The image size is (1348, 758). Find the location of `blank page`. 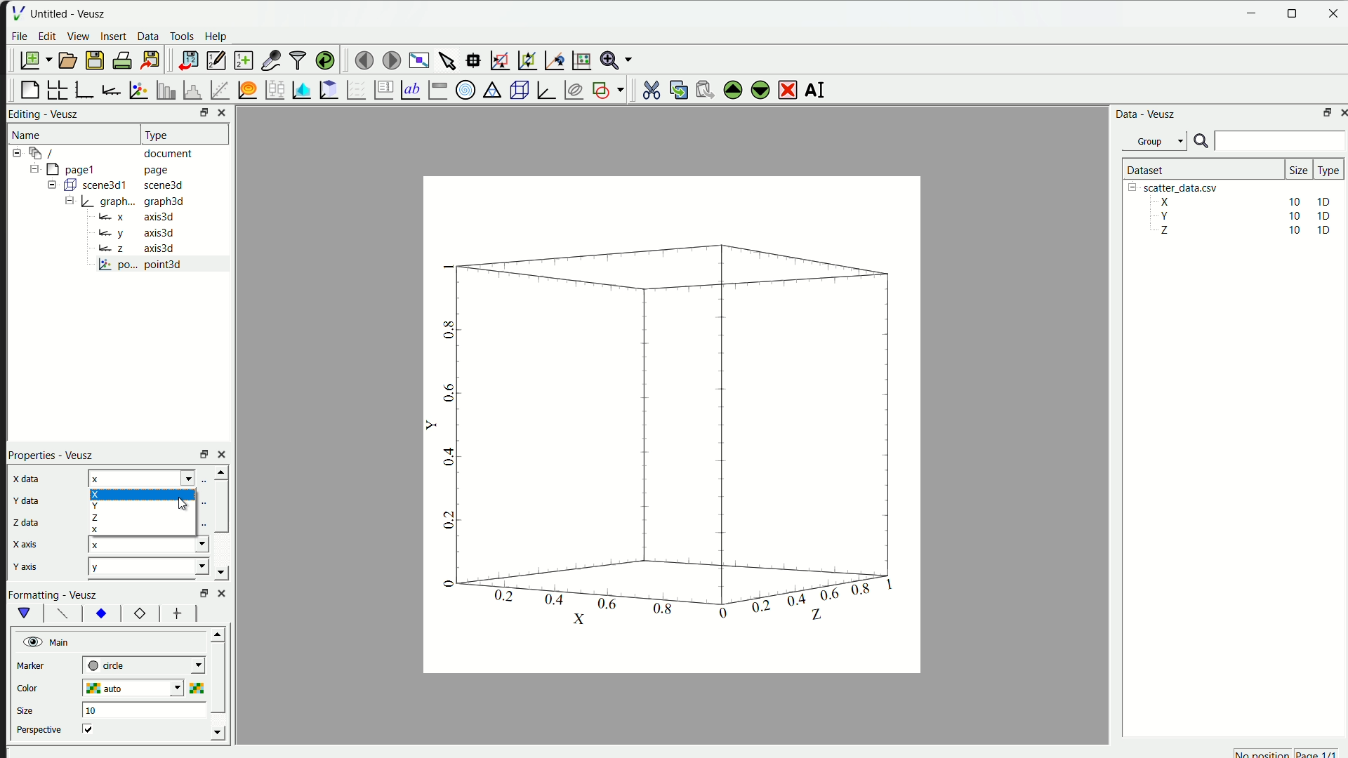

blank page is located at coordinates (26, 91).